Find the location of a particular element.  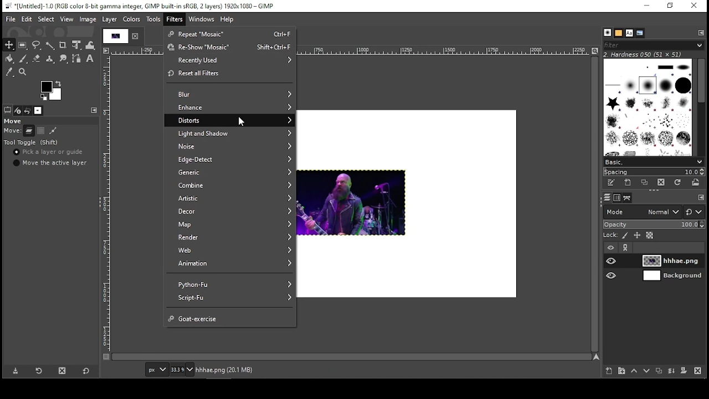

restore tool preset is located at coordinates (39, 371).